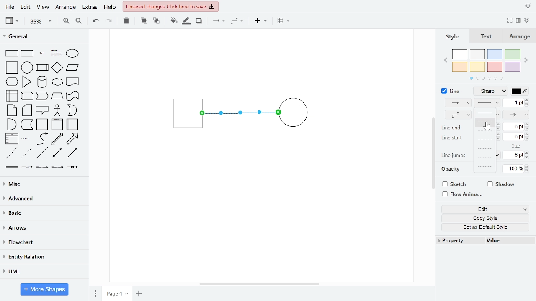 Image resolution: width=536 pixels, height=301 pixels. I want to click on to front, so click(144, 21).